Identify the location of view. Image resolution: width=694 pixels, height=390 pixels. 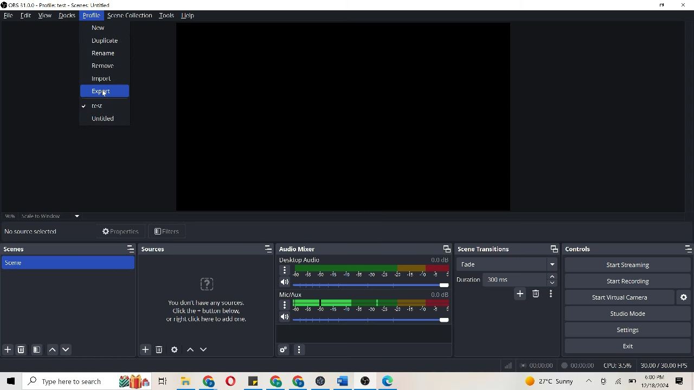
(43, 16).